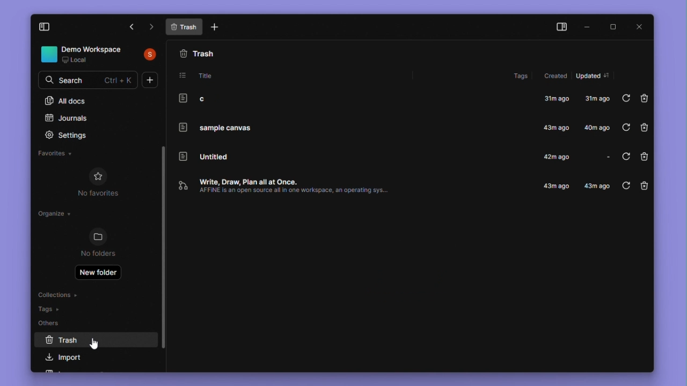 This screenshot has height=386, width=687. What do you see at coordinates (644, 128) in the screenshot?
I see `delete forever` at bounding box center [644, 128].